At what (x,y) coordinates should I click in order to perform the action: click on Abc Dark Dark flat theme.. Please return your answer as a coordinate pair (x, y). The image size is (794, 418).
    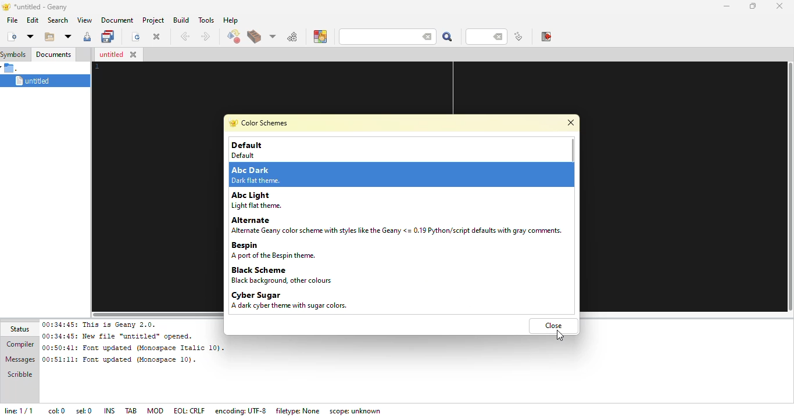
    Looking at the image, I should click on (270, 175).